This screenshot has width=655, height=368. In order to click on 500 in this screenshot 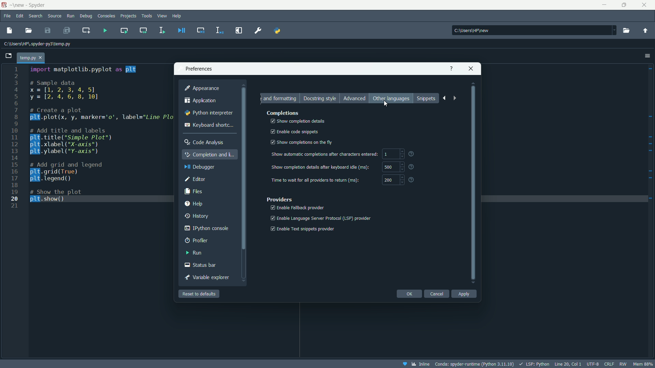, I will do `click(390, 167)`.